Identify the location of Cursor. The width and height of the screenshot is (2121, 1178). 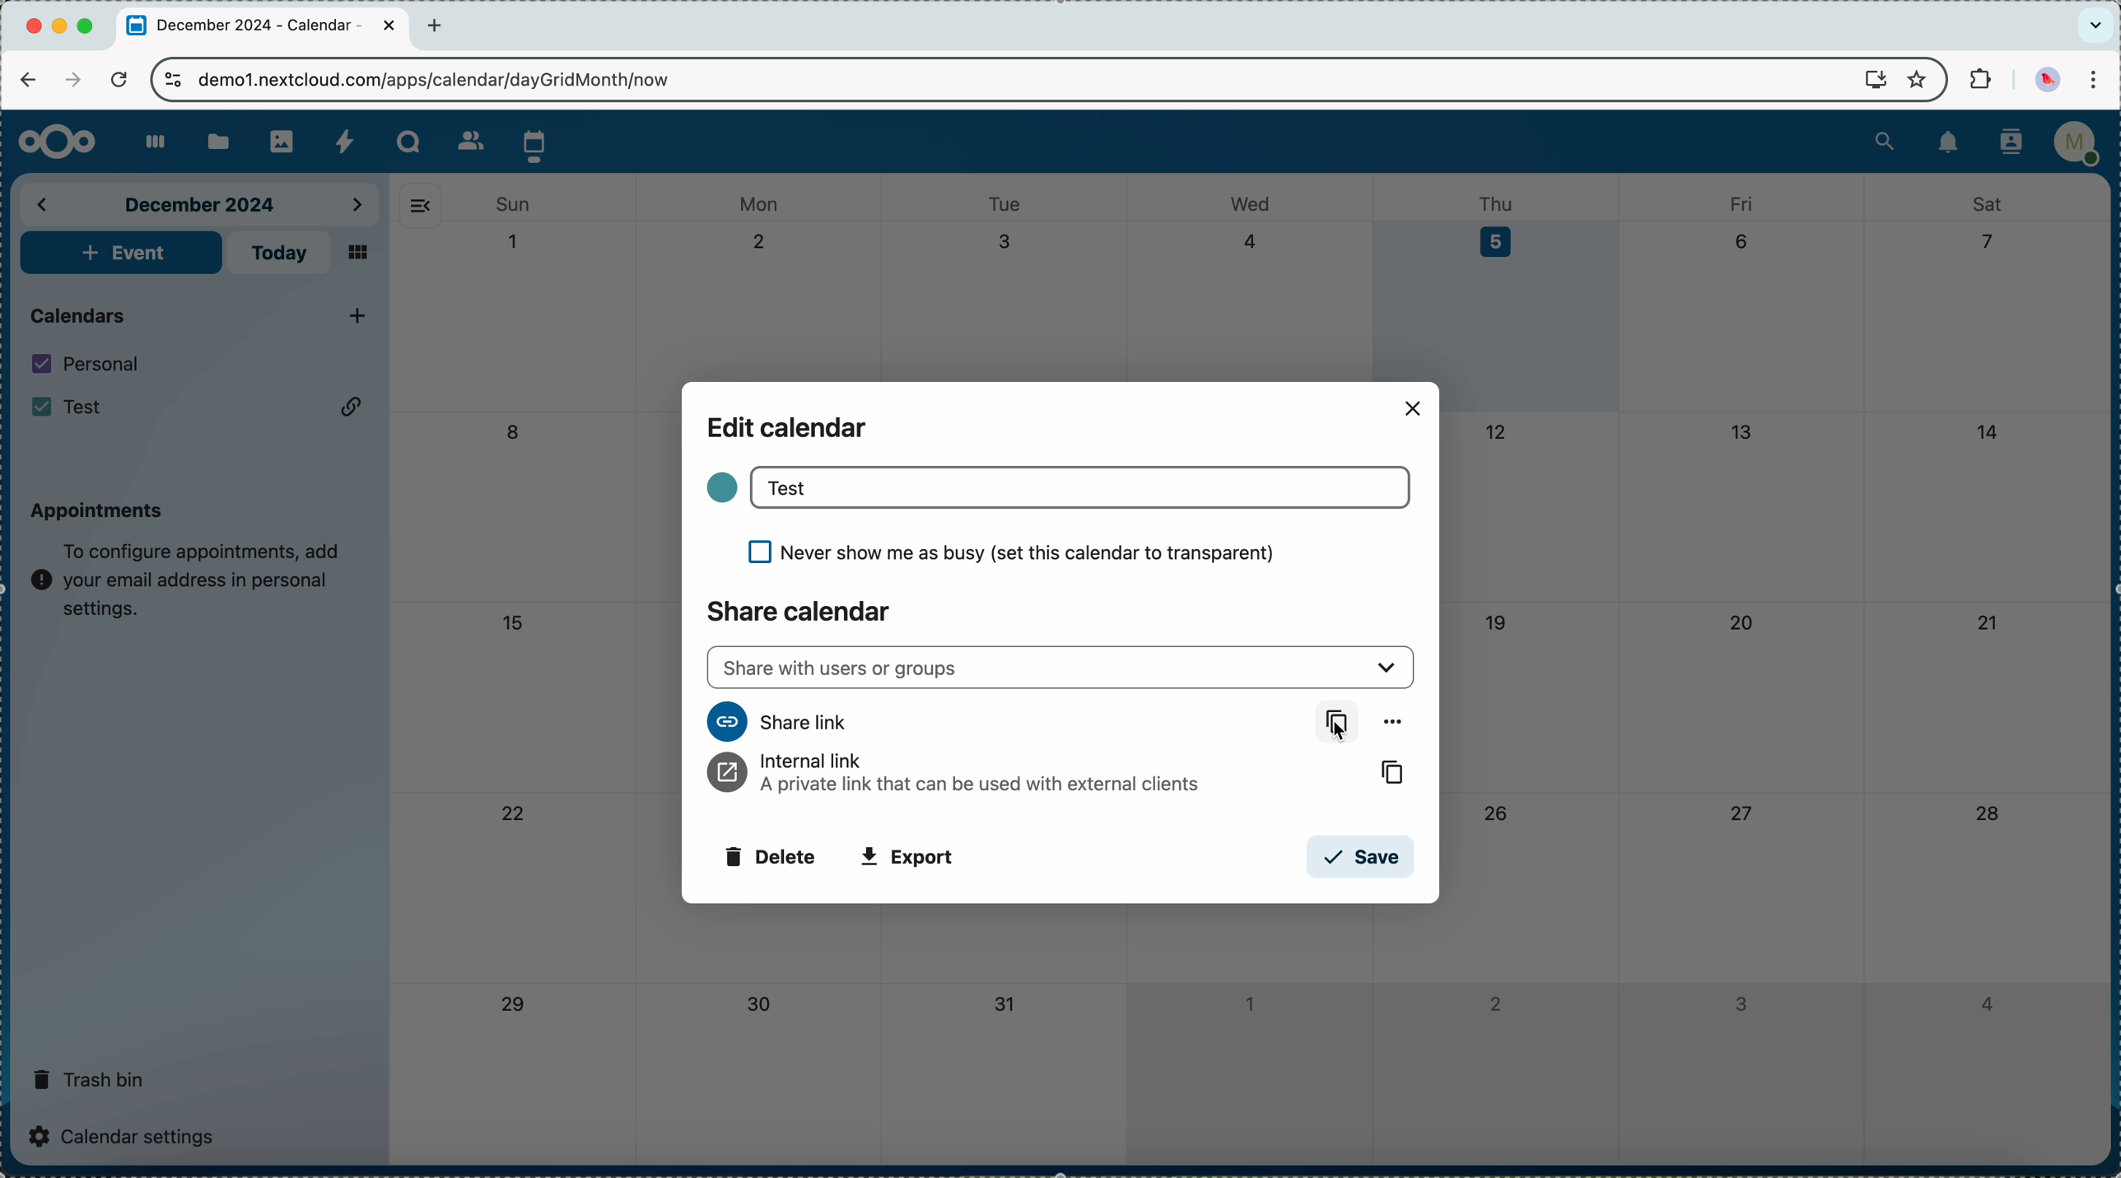
(1336, 729).